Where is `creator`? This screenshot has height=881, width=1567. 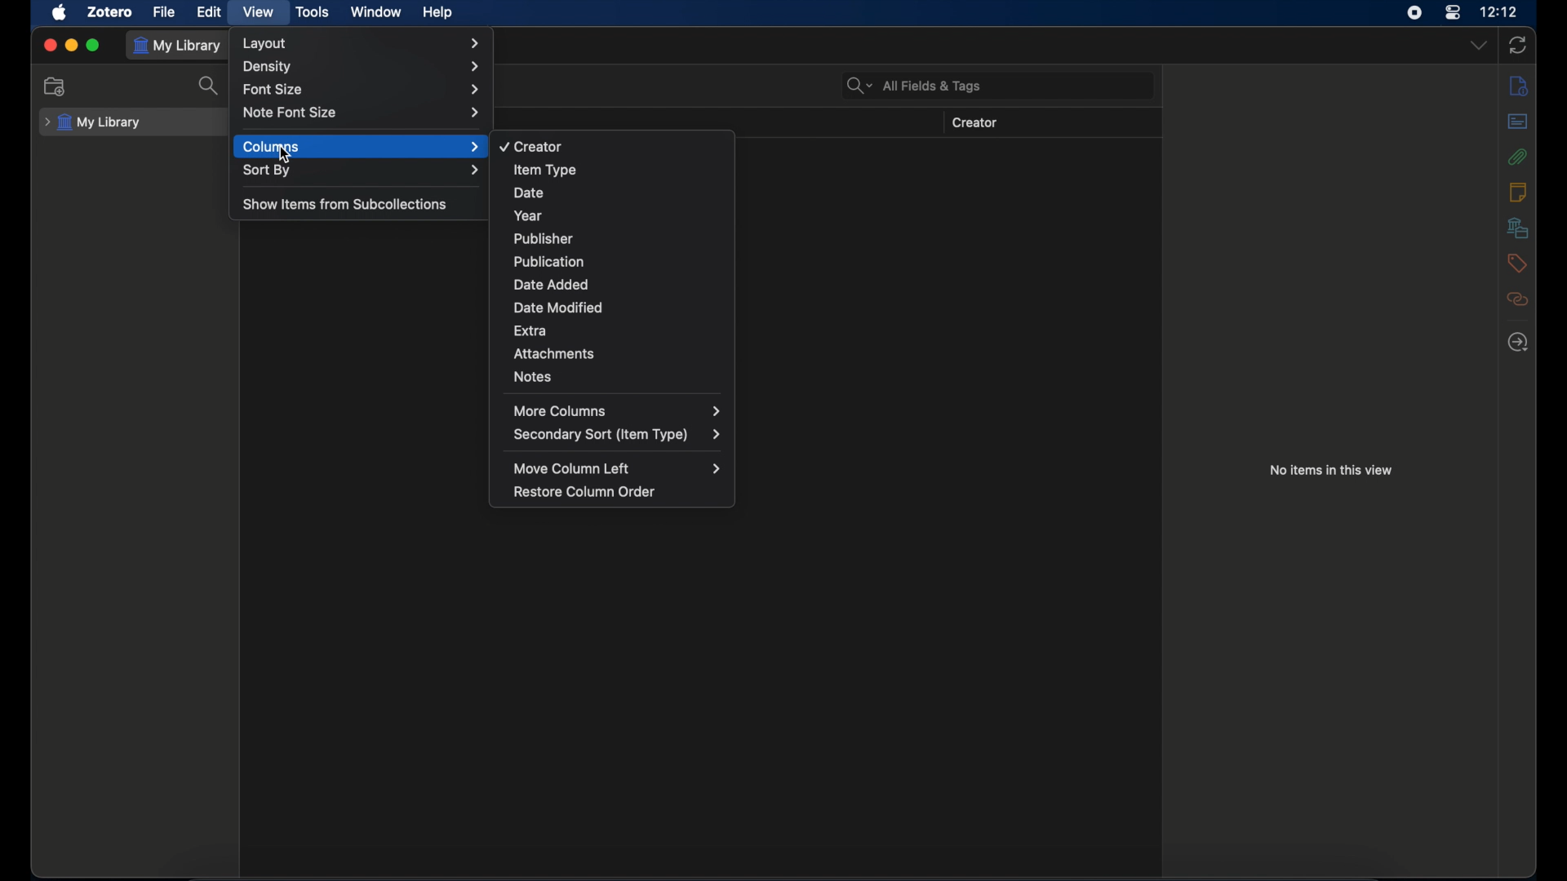 creator is located at coordinates (975, 123).